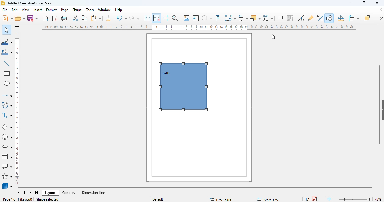 The image size is (384, 202). What do you see at coordinates (320, 18) in the screenshot?
I see `toggle extrusion` at bounding box center [320, 18].